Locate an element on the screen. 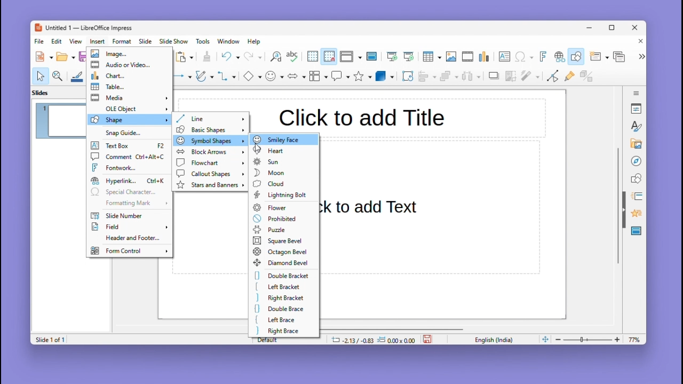  View is located at coordinates (77, 41).